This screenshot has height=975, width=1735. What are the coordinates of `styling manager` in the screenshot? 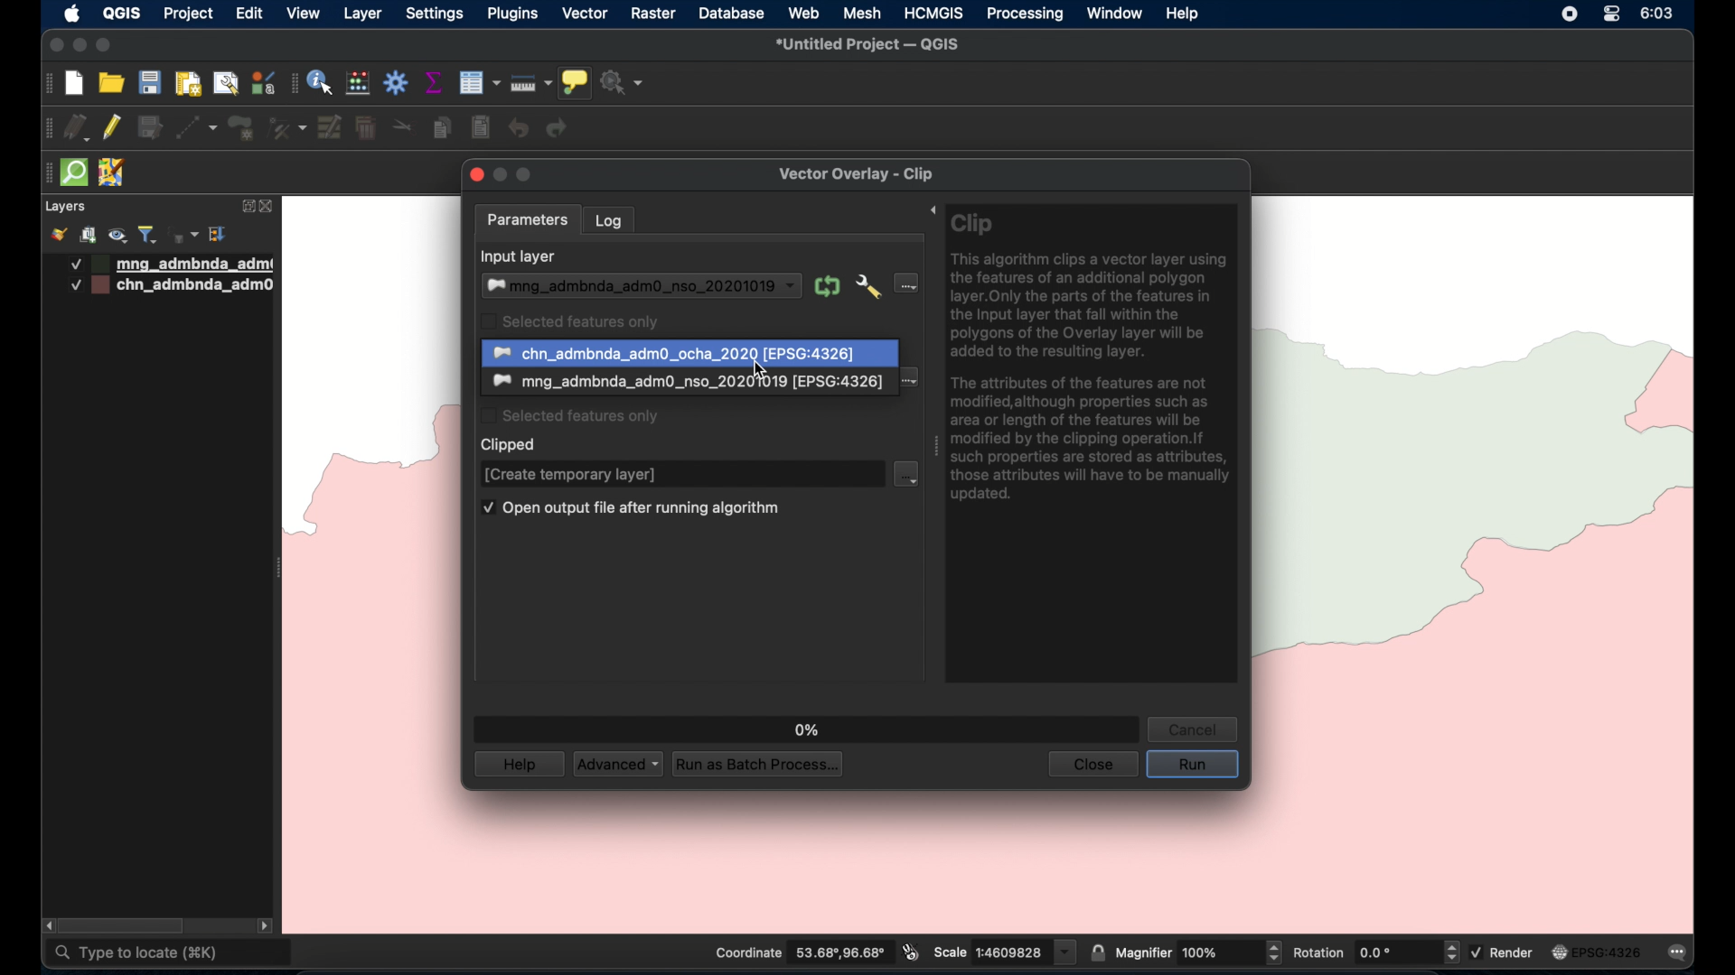 It's located at (262, 82).